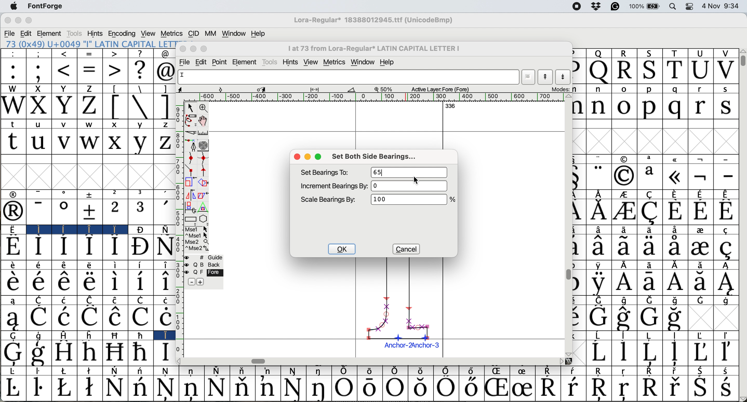  Describe the element at coordinates (560, 361) in the screenshot. I see `` at that location.